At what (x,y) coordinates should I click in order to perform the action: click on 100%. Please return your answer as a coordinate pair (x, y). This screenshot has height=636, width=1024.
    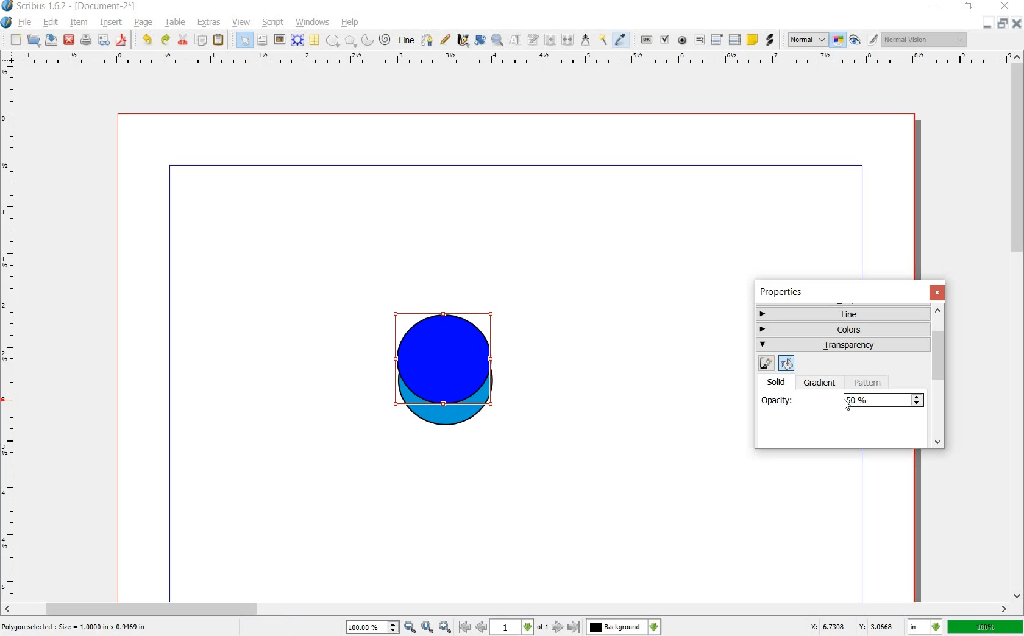
    Looking at the image, I should click on (366, 626).